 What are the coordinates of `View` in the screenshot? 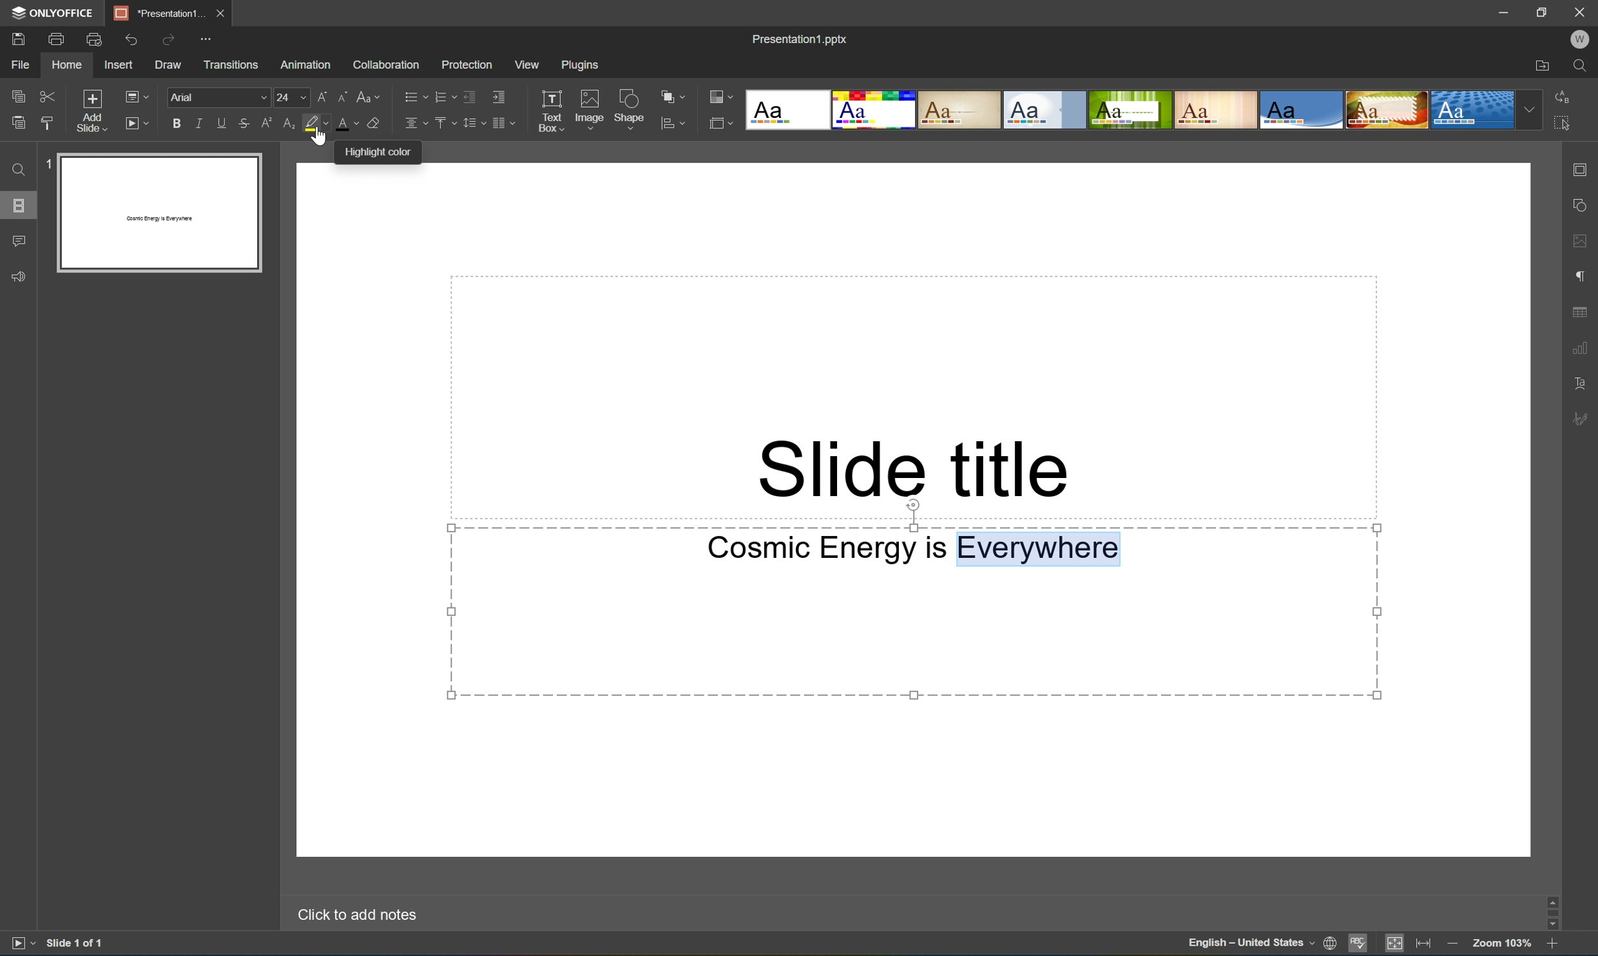 It's located at (528, 66).